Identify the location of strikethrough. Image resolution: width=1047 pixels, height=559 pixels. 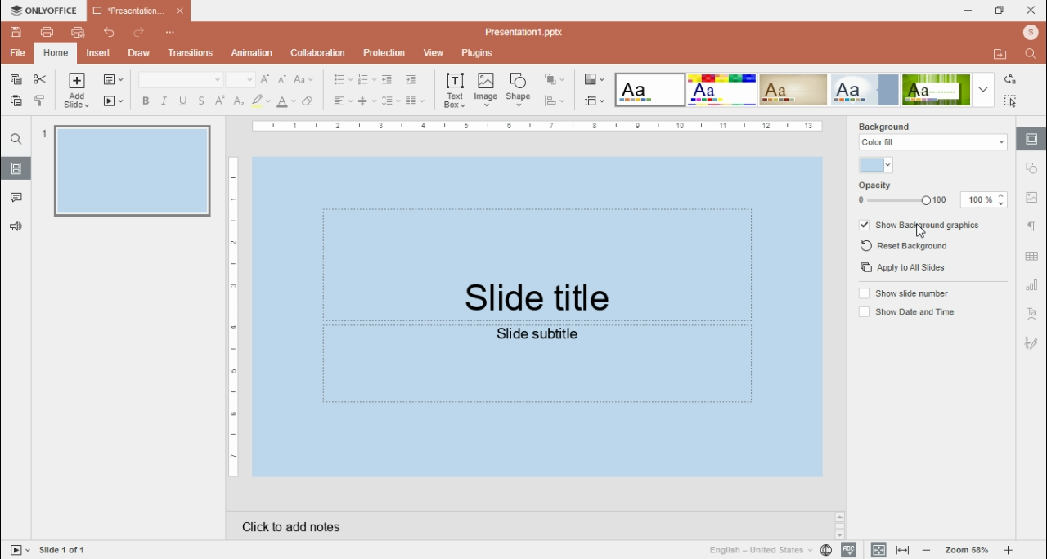
(201, 101).